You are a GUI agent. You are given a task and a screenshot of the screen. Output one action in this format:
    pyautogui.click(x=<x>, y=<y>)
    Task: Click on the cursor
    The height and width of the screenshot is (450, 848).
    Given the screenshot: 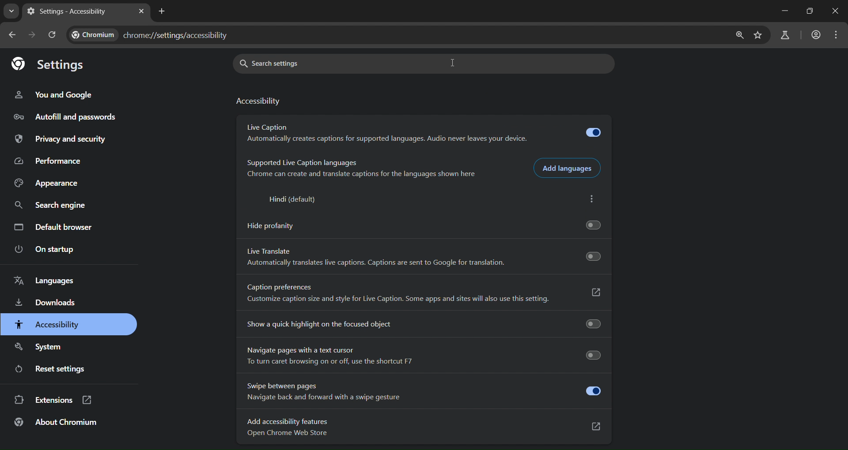 What is the action you would take?
    pyautogui.click(x=454, y=63)
    